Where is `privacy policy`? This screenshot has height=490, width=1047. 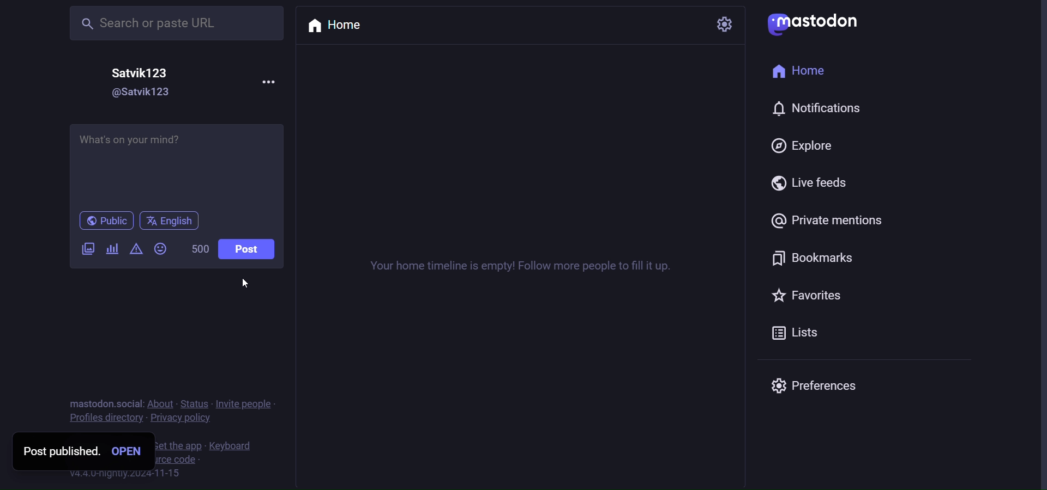 privacy policy is located at coordinates (182, 420).